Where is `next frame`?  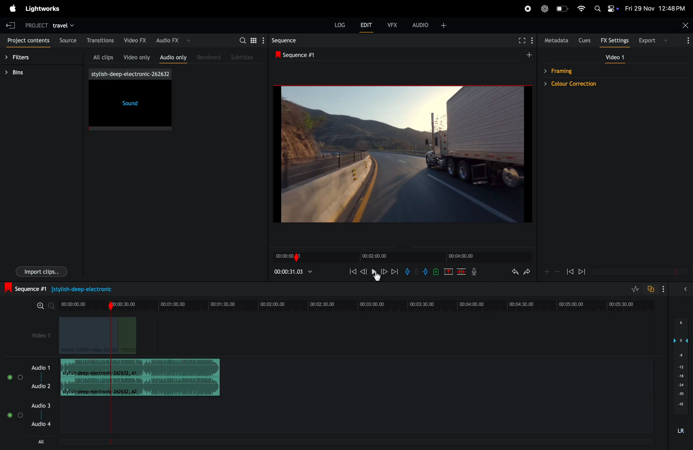
next frame is located at coordinates (385, 271).